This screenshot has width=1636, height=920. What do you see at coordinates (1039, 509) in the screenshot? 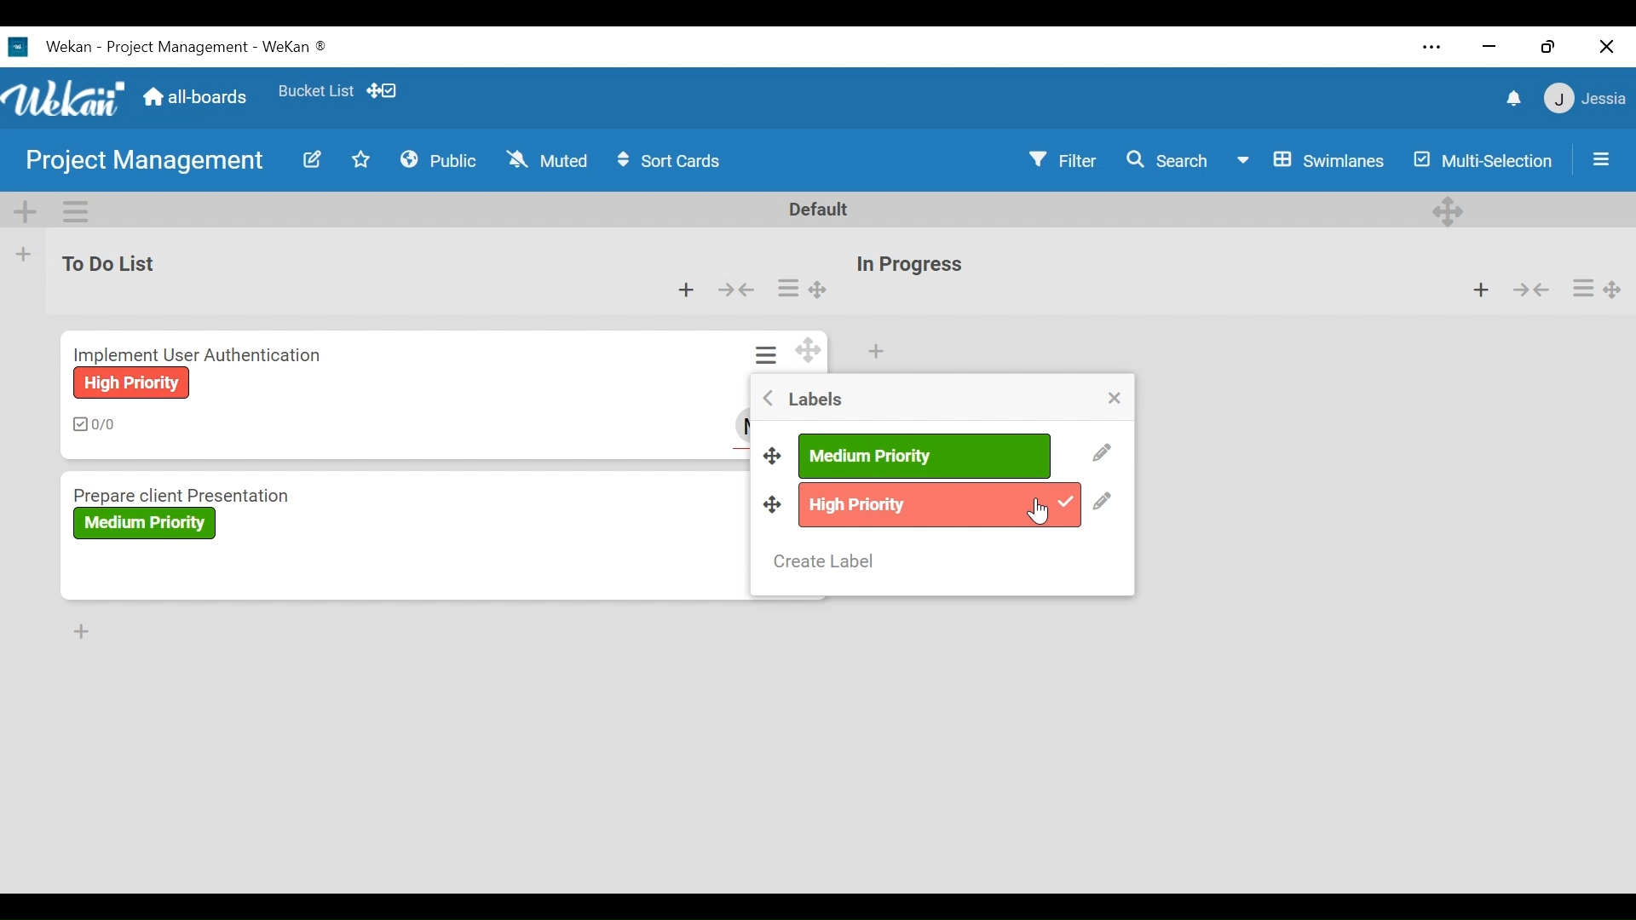
I see `cursor` at bounding box center [1039, 509].